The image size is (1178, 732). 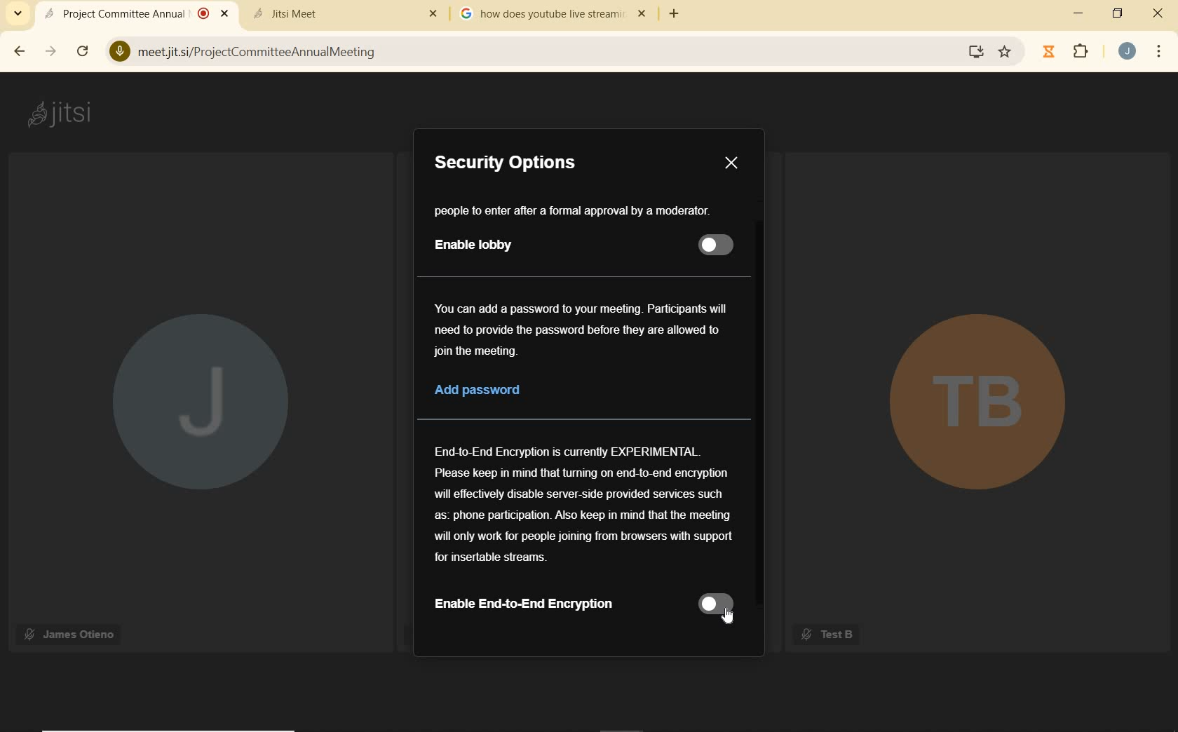 I want to click on MINIMIZE, so click(x=1081, y=15).